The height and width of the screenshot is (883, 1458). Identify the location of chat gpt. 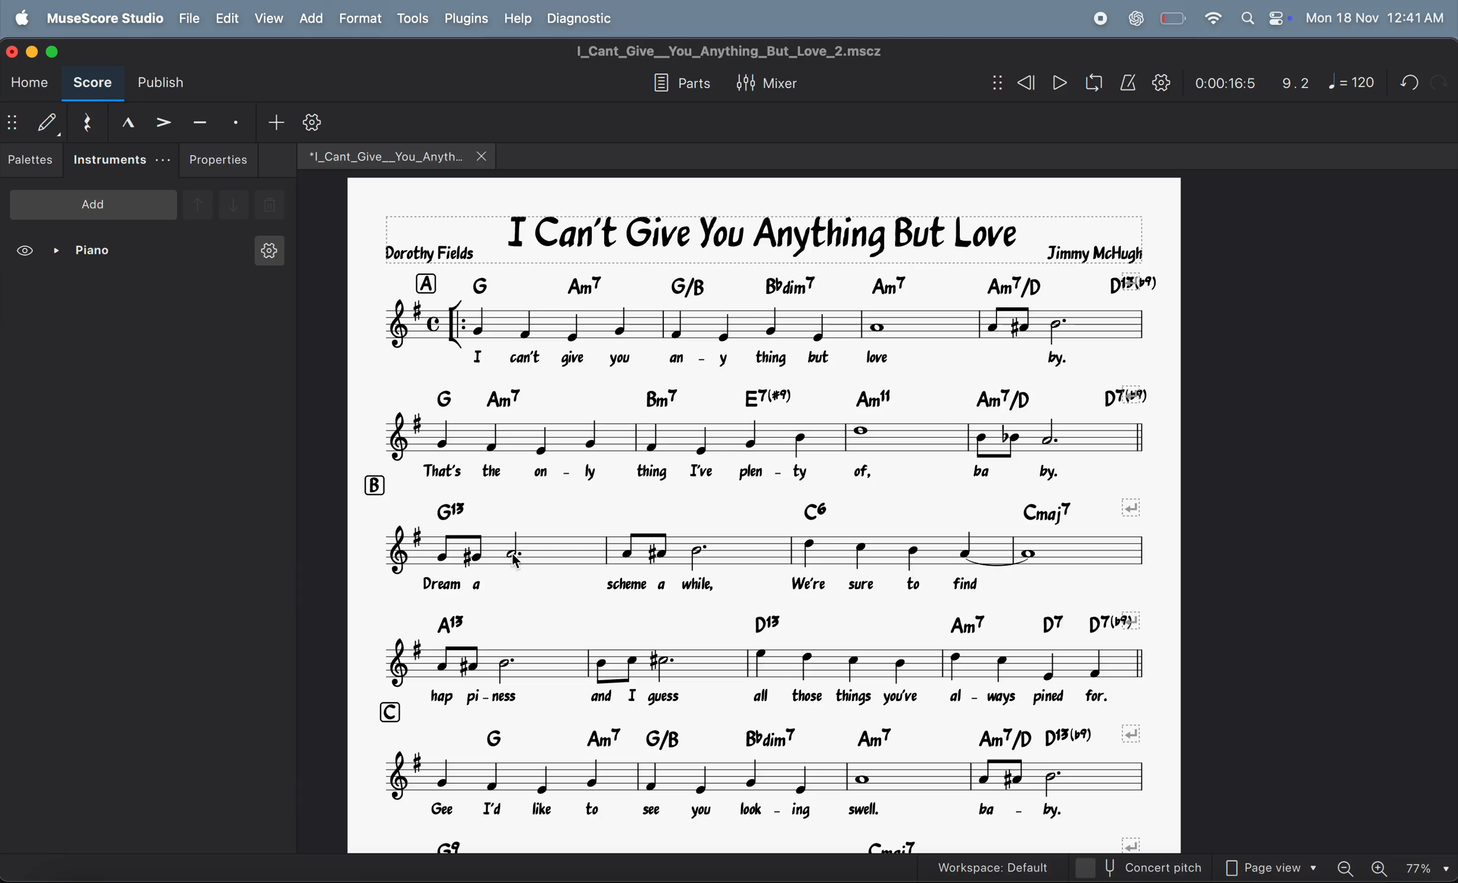
(1133, 17).